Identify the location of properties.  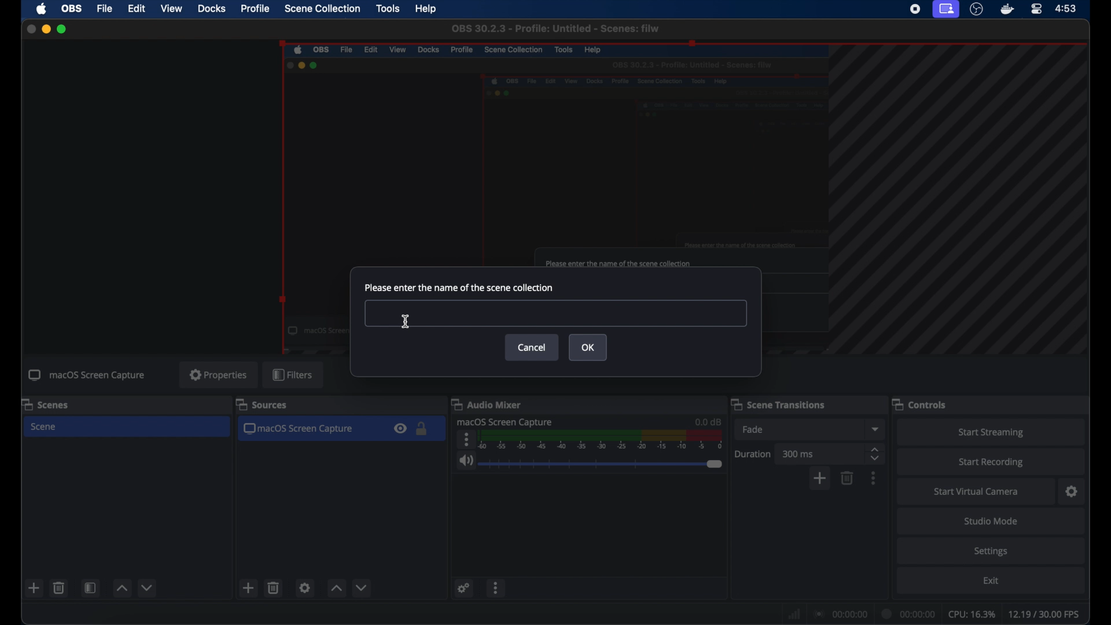
(218, 374).